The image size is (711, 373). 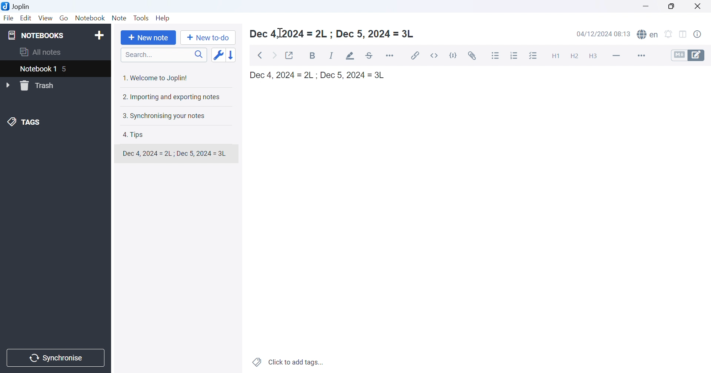 I want to click on Strikethrough, so click(x=370, y=56).